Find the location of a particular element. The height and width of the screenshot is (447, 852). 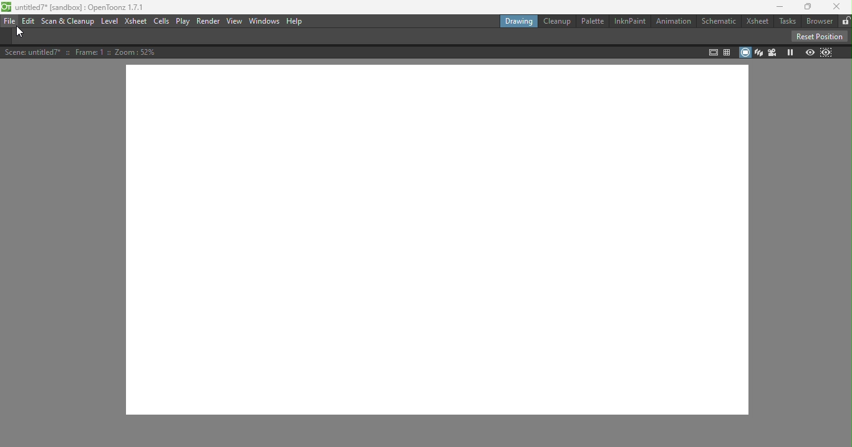

Lock rooms tab is located at coordinates (845, 21).